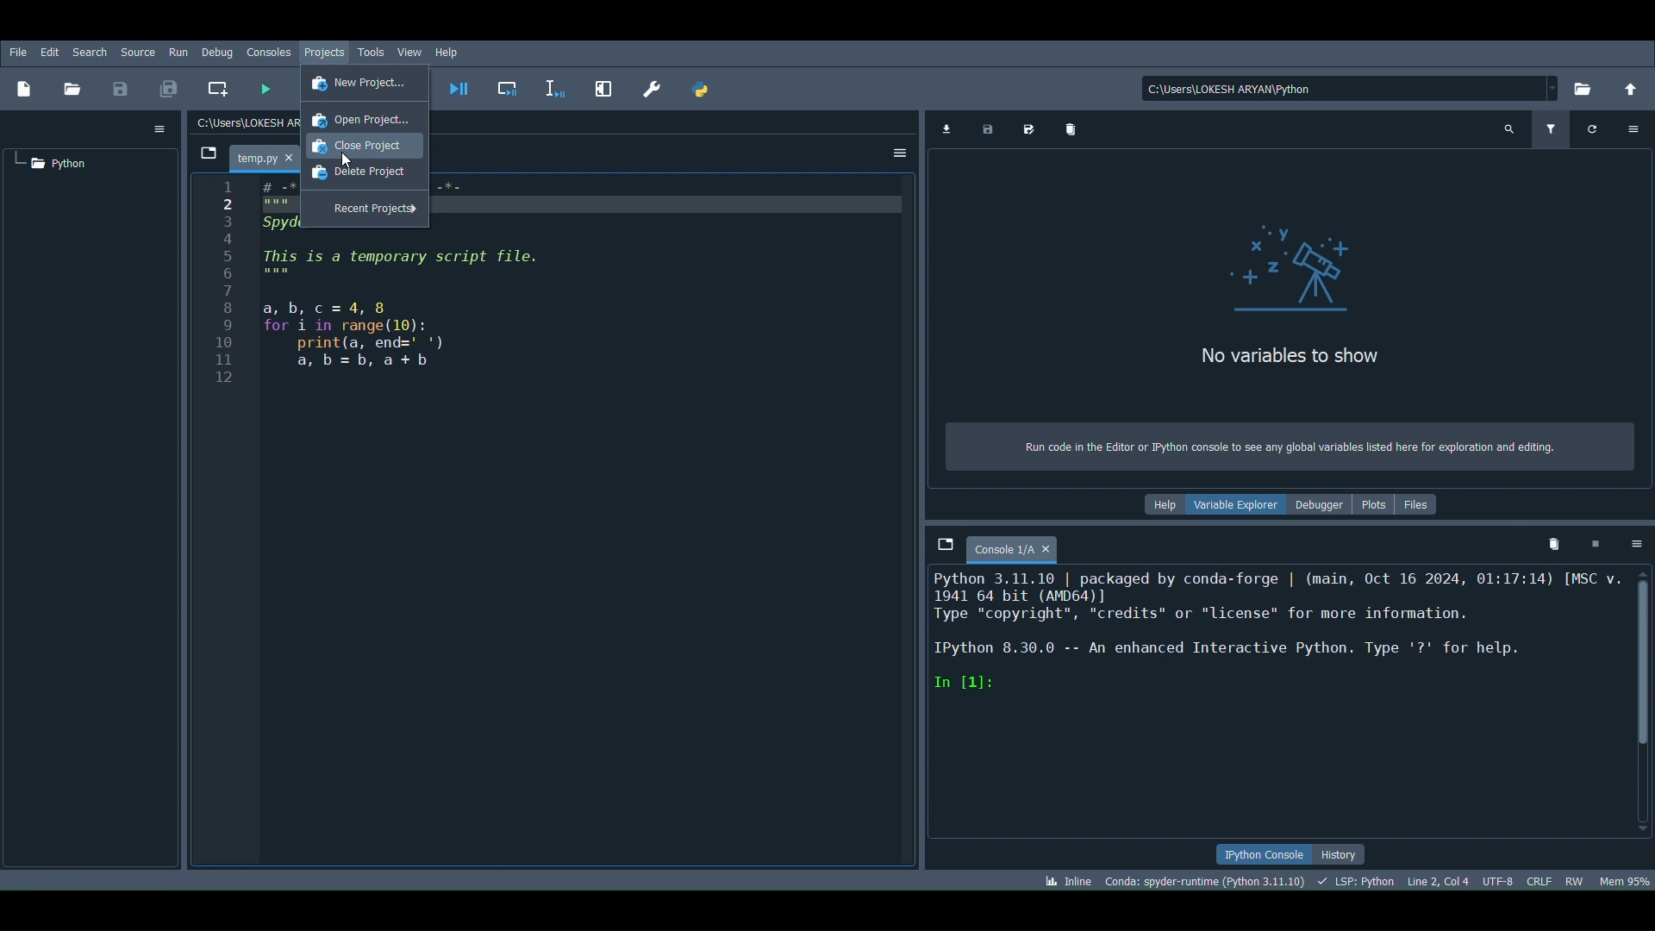 The height and width of the screenshot is (931, 1655). What do you see at coordinates (459, 86) in the screenshot?
I see `Debug file (Ctrl + F5)` at bounding box center [459, 86].